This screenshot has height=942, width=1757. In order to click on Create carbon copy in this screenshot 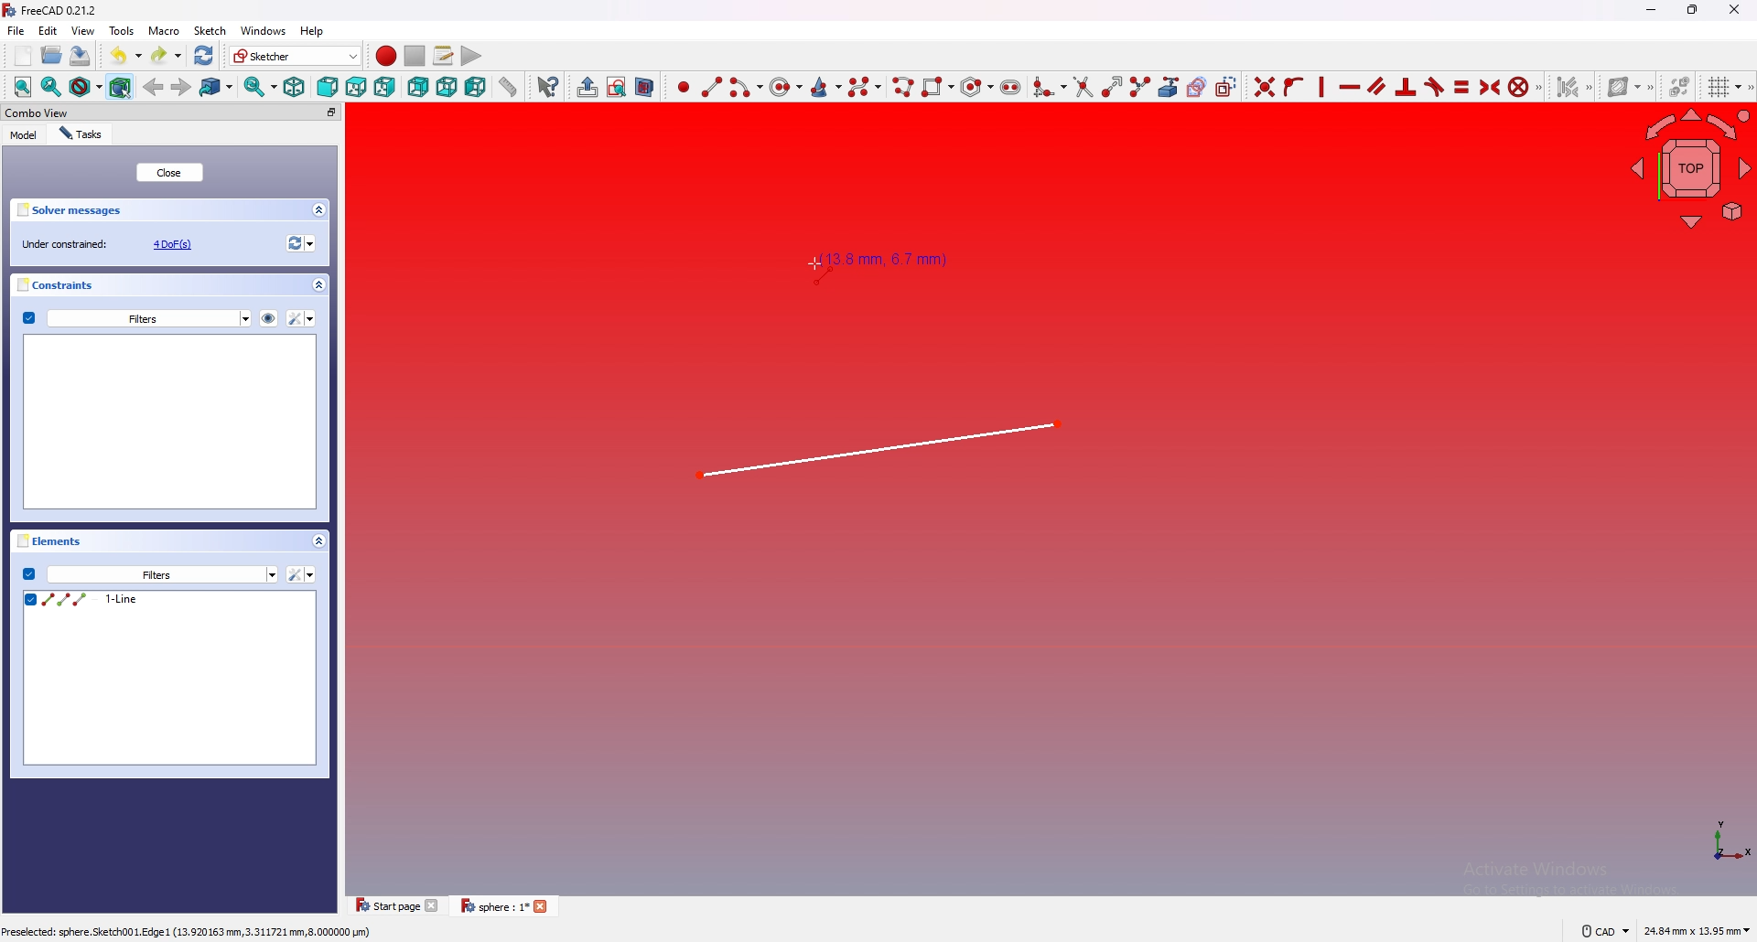, I will do `click(1194, 87)`.